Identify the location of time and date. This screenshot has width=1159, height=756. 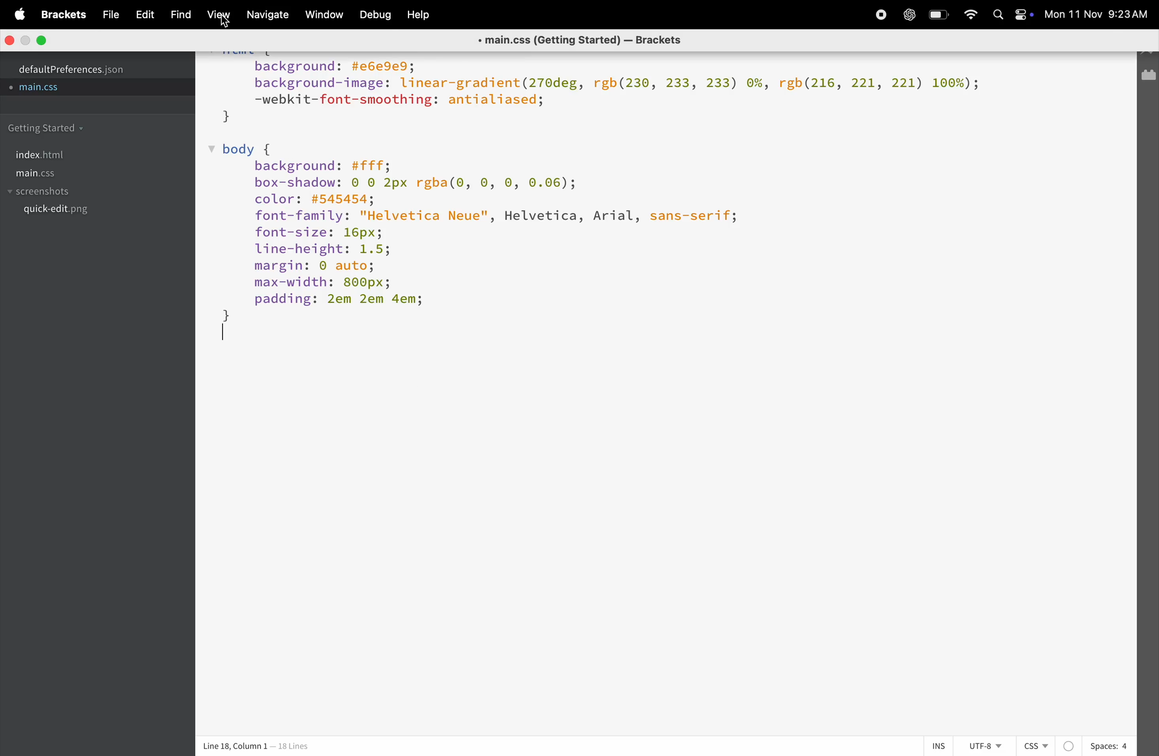
(1099, 15).